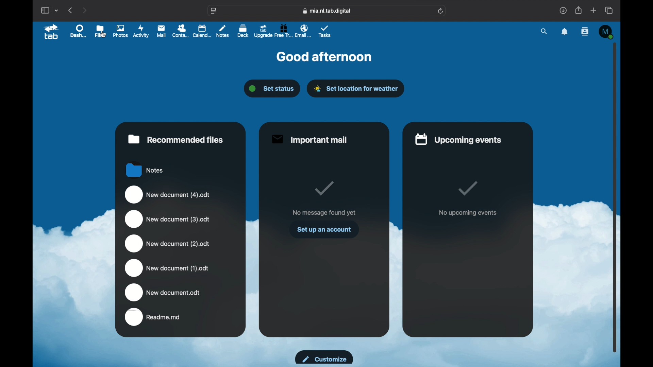  Describe the element at coordinates (615, 198) in the screenshot. I see `scroll box` at that location.